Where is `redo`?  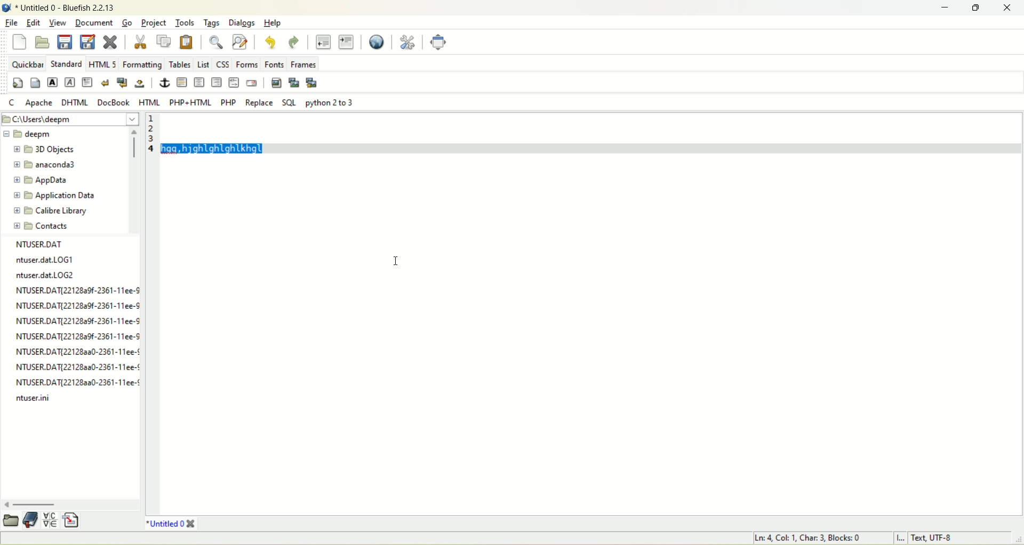
redo is located at coordinates (294, 43).